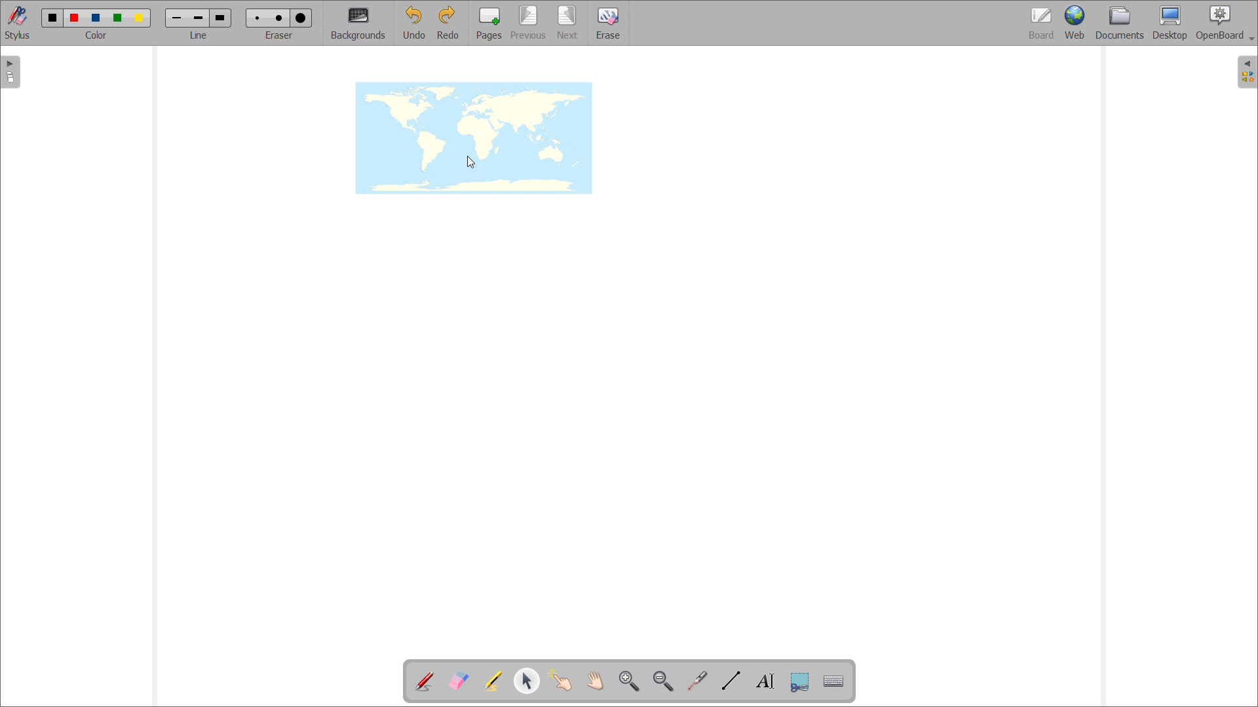 The height and width of the screenshot is (707, 1258). Describe the element at coordinates (458, 680) in the screenshot. I see `erase annotations` at that location.